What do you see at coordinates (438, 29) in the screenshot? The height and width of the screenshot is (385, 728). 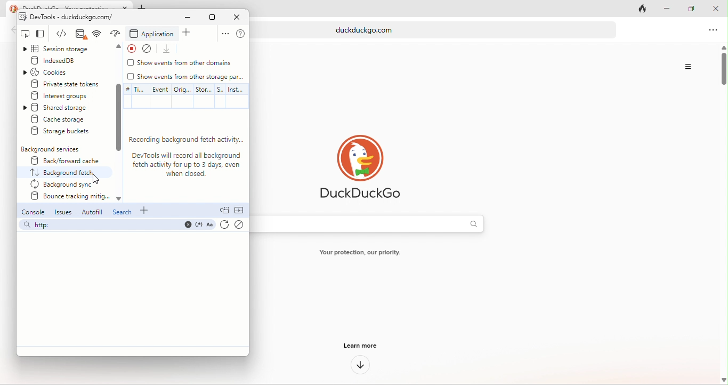 I see `web link` at bounding box center [438, 29].